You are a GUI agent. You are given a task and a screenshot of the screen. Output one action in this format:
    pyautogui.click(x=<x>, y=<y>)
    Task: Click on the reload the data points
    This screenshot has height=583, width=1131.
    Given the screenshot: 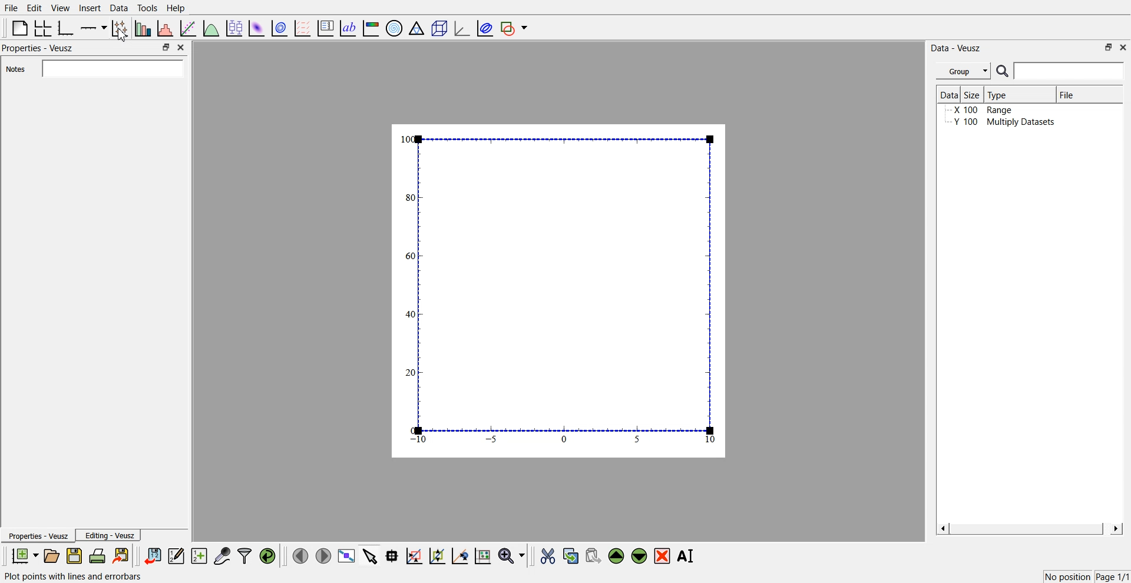 What is the action you would take?
    pyautogui.click(x=268, y=556)
    